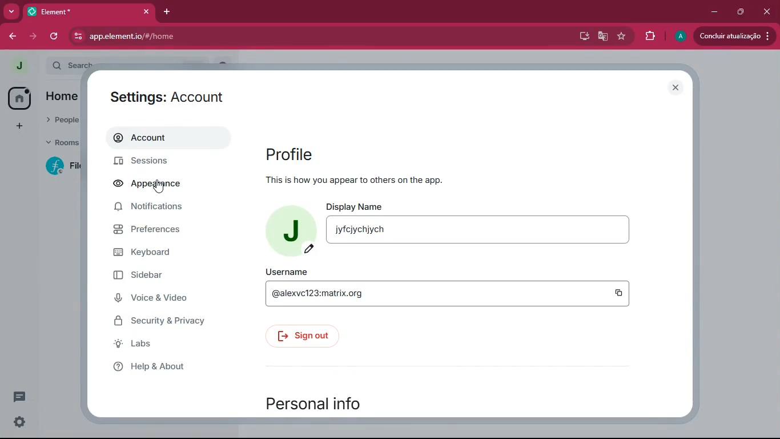 Image resolution: width=780 pixels, height=439 pixels. What do you see at coordinates (55, 37) in the screenshot?
I see `refresh` at bounding box center [55, 37].